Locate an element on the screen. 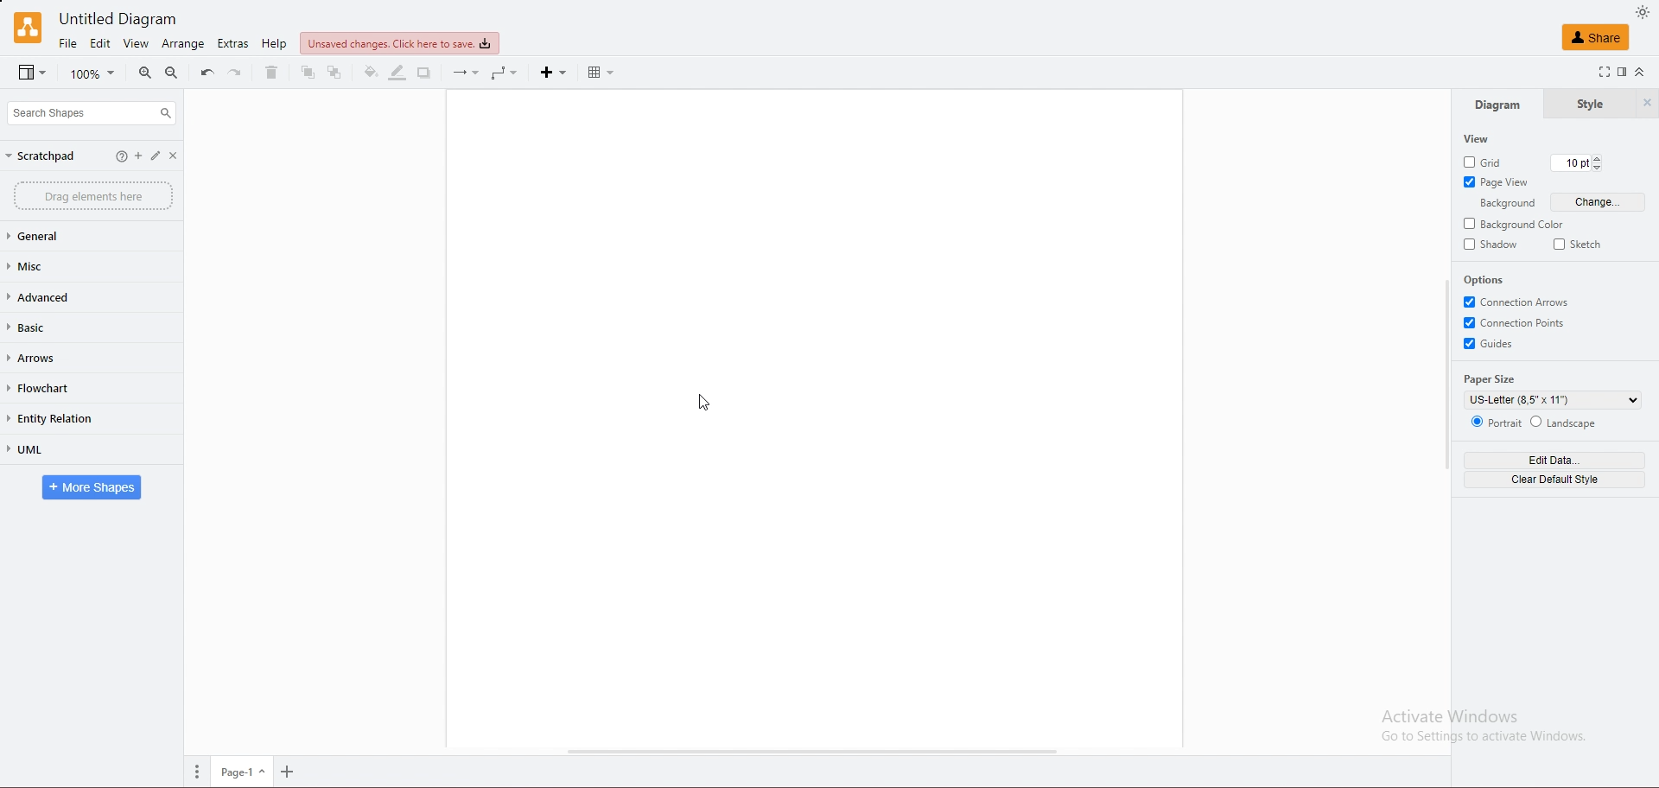 This screenshot has height=788, width=1659. redo is located at coordinates (236, 73).